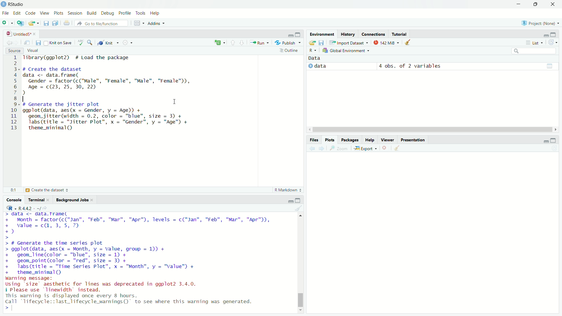 The width and height of the screenshot is (562, 316). I want to click on cursor, so click(175, 102).